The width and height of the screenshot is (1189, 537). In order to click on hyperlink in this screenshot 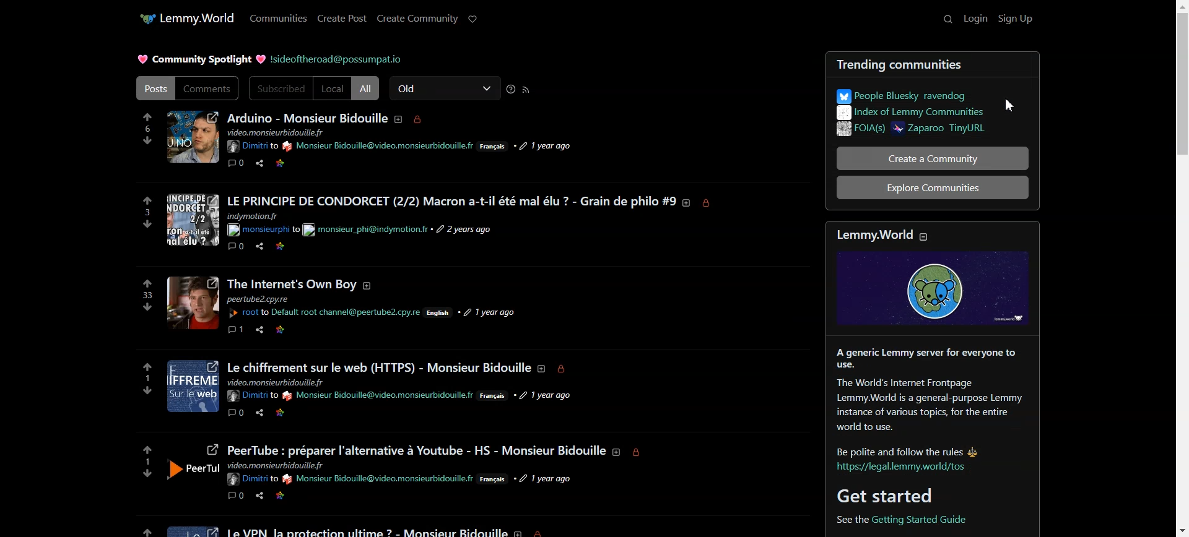, I will do `click(378, 397)`.